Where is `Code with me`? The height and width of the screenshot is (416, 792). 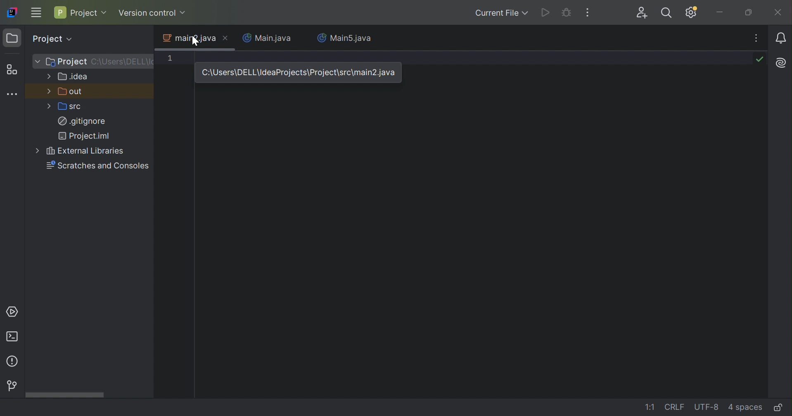 Code with me is located at coordinates (643, 13).